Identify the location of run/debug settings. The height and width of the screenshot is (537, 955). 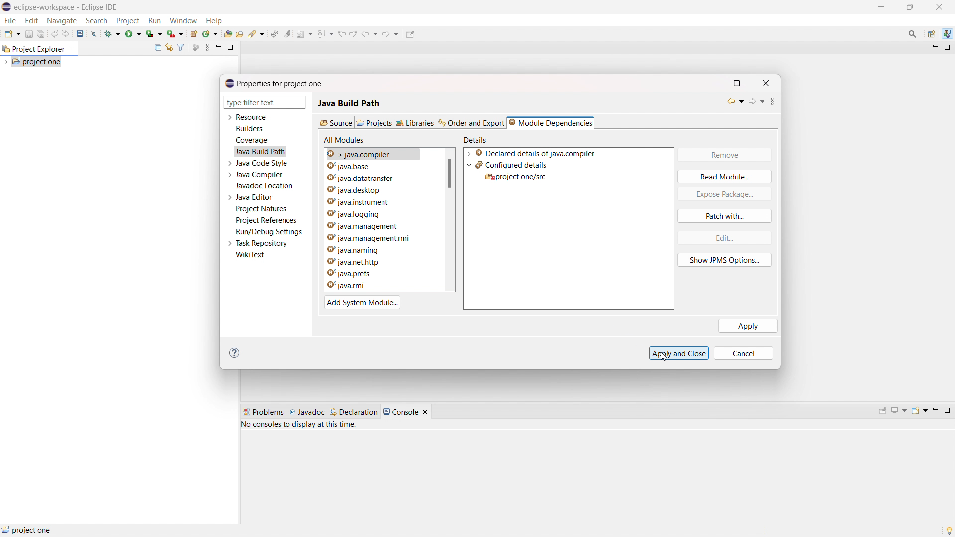
(270, 232).